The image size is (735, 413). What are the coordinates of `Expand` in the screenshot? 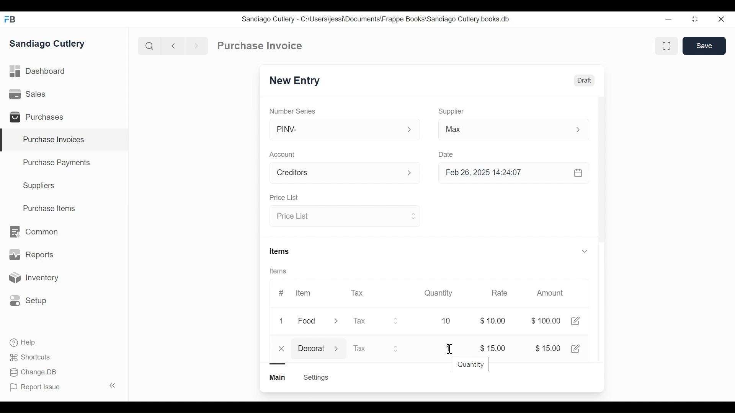 It's located at (396, 321).